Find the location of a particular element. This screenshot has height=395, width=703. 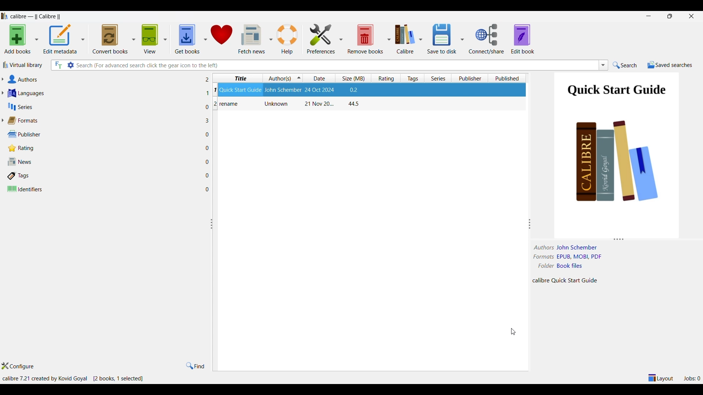

List searches is located at coordinates (603, 65).